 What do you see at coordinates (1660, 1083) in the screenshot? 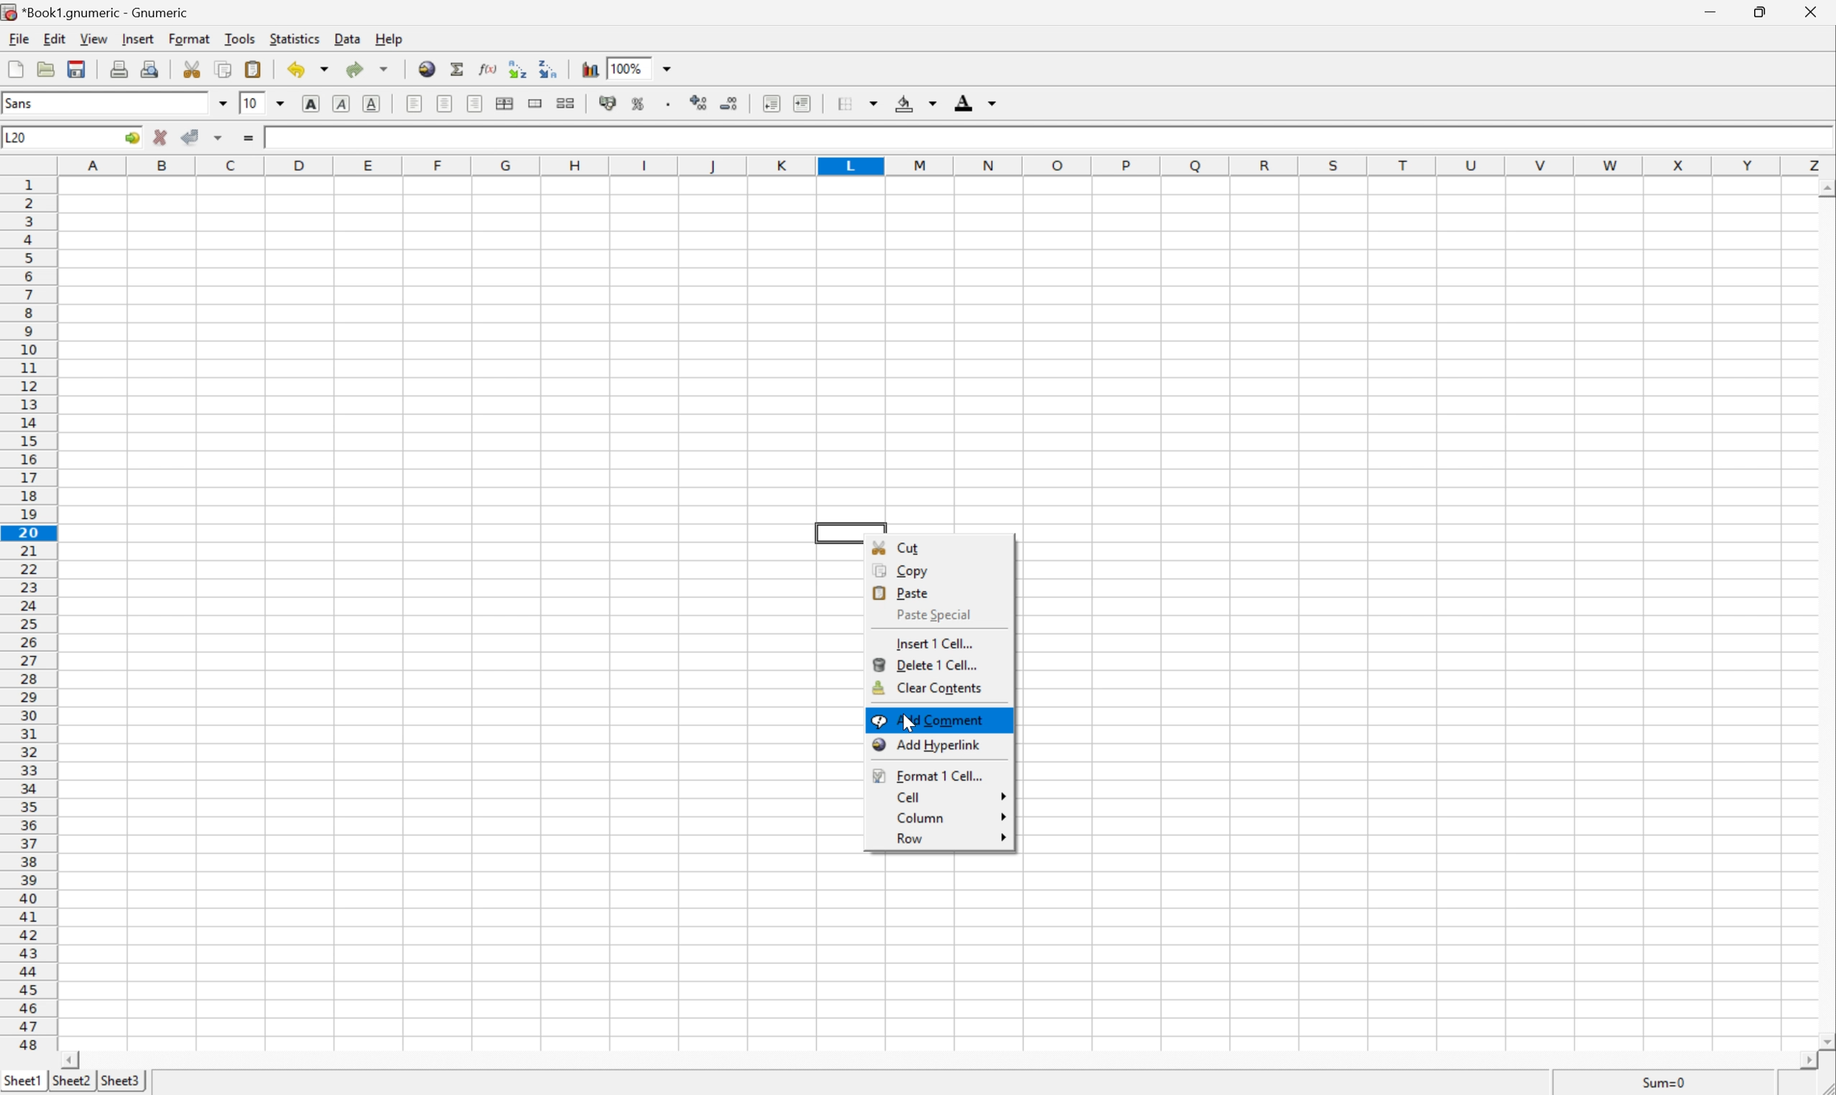
I see `Sum=0` at bounding box center [1660, 1083].